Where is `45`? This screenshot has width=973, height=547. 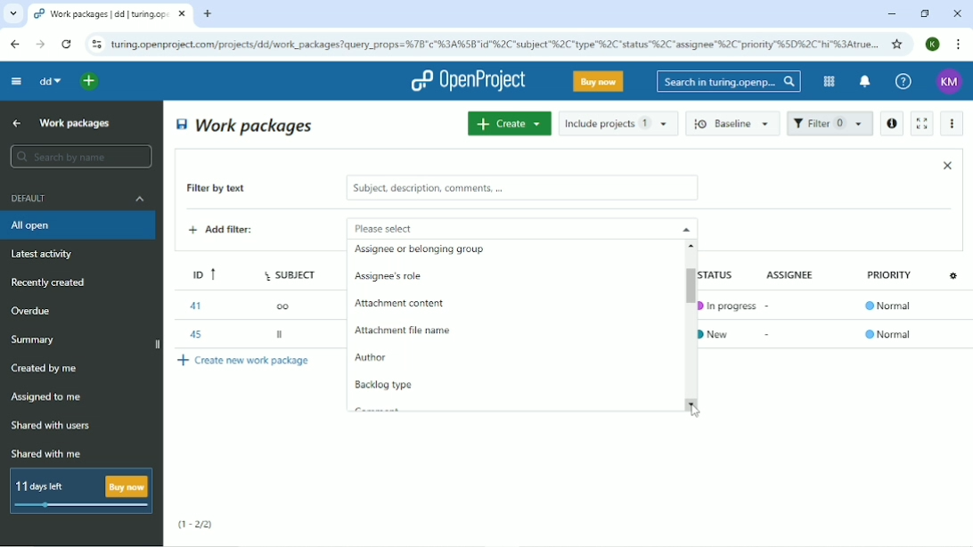
45 is located at coordinates (193, 332).